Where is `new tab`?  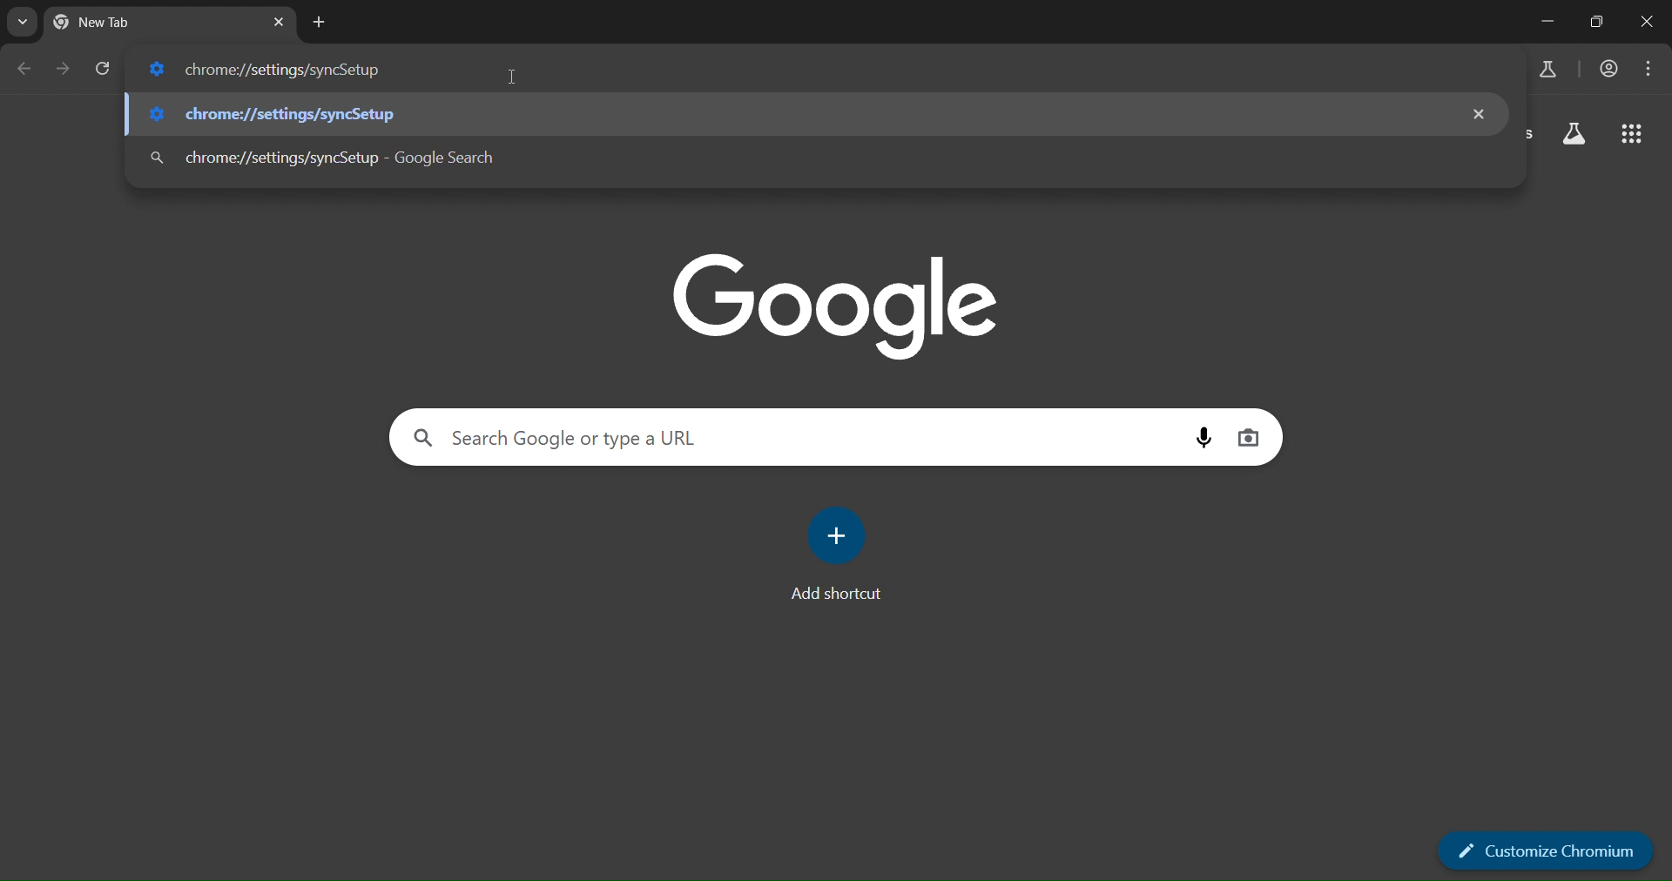
new tab is located at coordinates (323, 22).